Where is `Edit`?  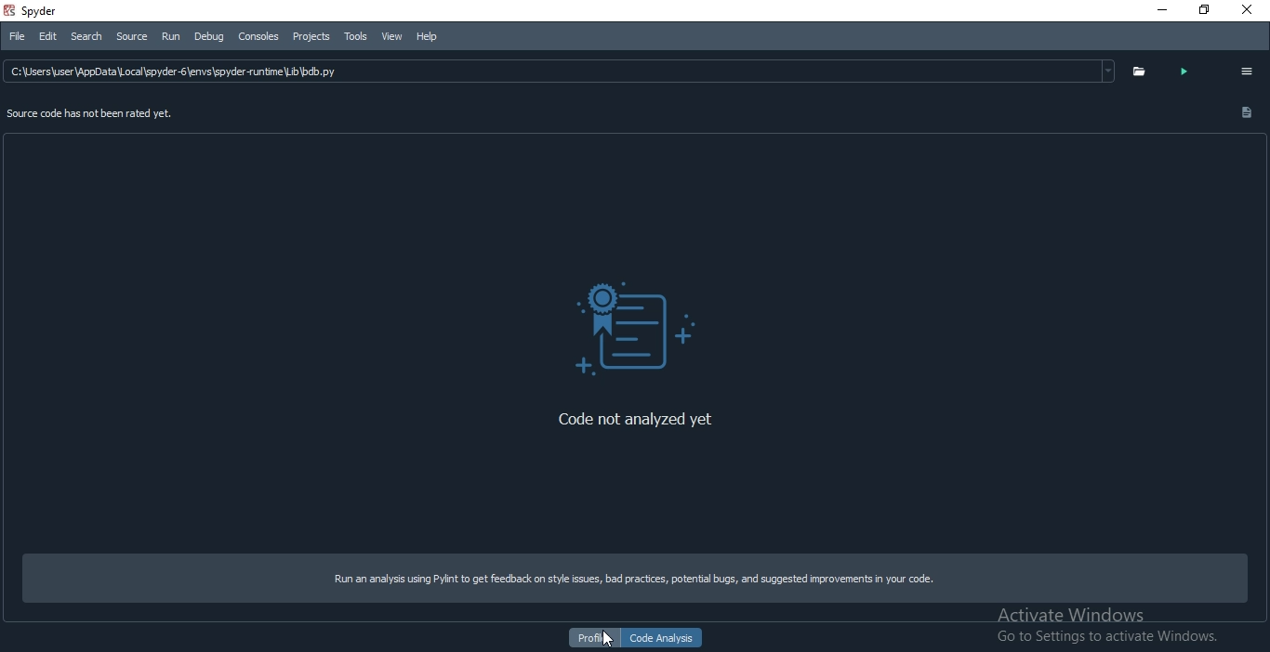 Edit is located at coordinates (45, 36).